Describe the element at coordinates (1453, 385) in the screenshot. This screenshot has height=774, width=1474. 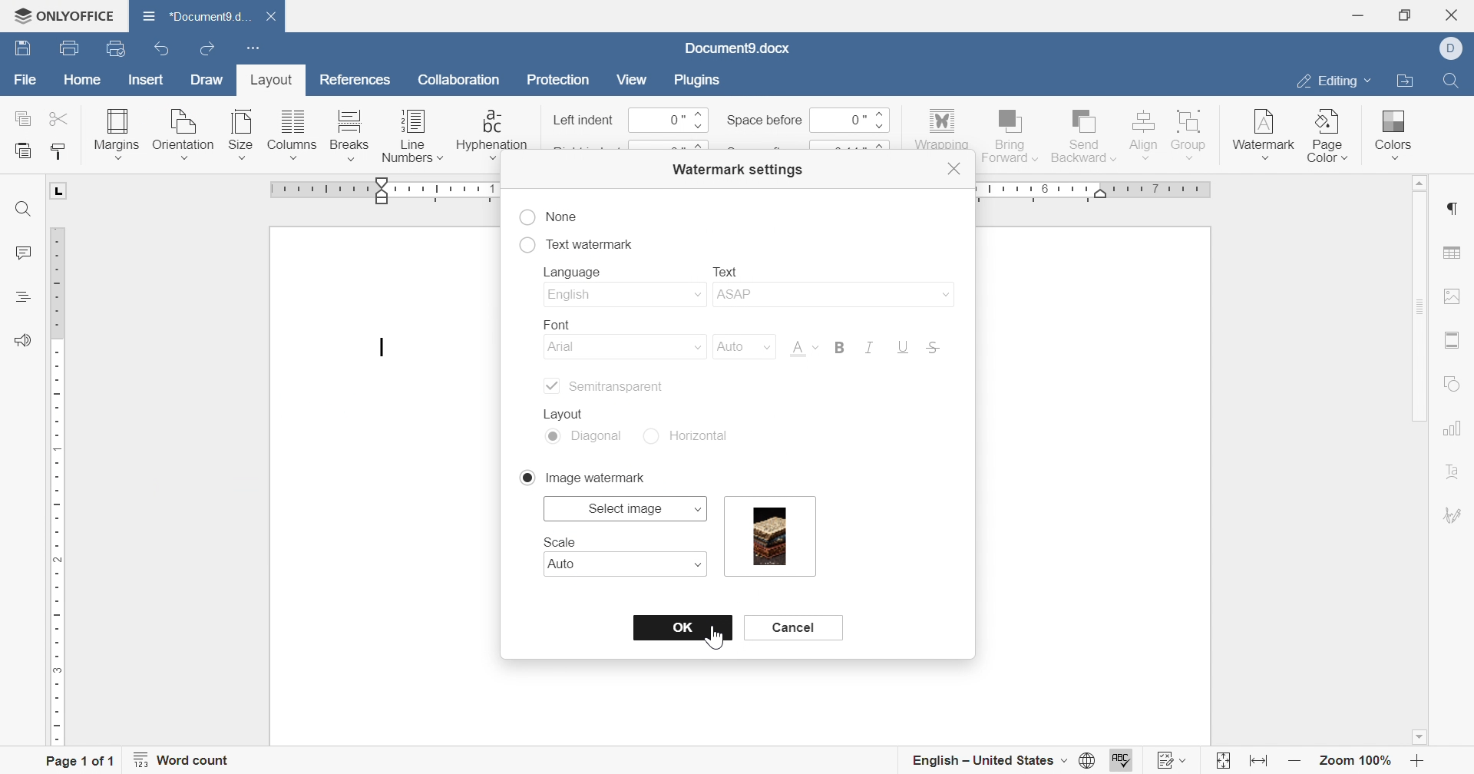
I see `shape settings` at that location.